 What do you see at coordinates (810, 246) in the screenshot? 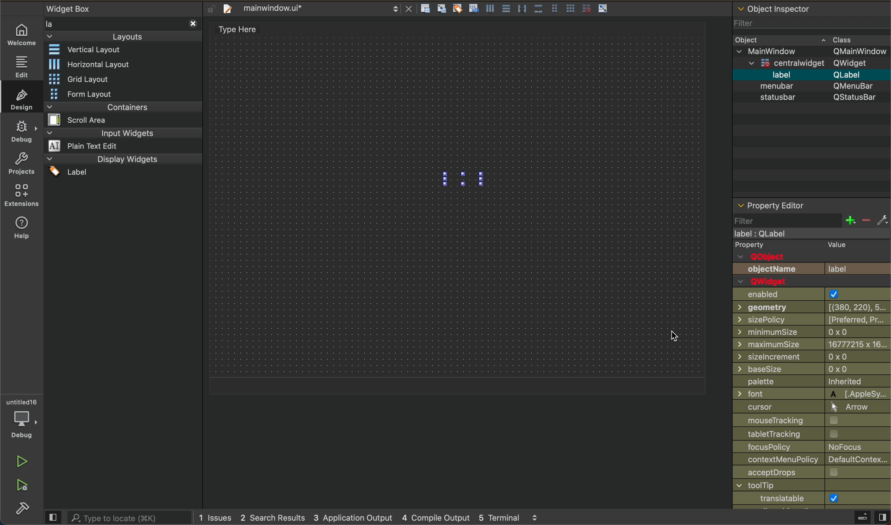
I see `property` at bounding box center [810, 246].